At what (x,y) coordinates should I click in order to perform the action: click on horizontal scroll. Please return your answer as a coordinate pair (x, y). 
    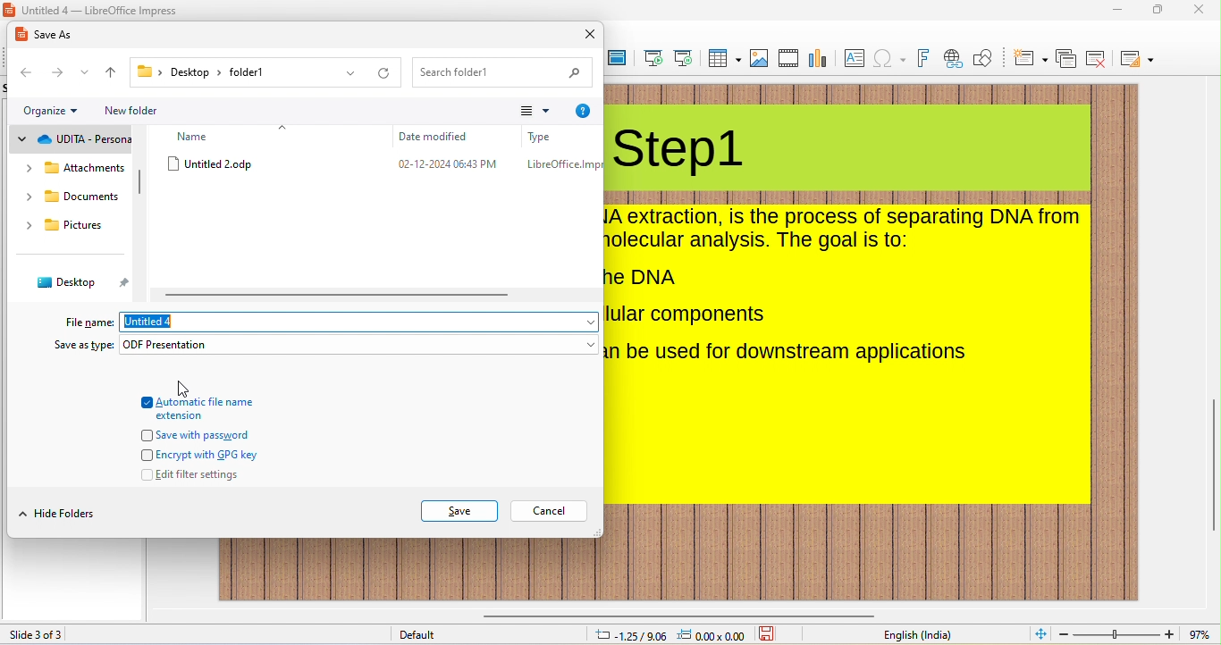
    Looking at the image, I should click on (346, 294).